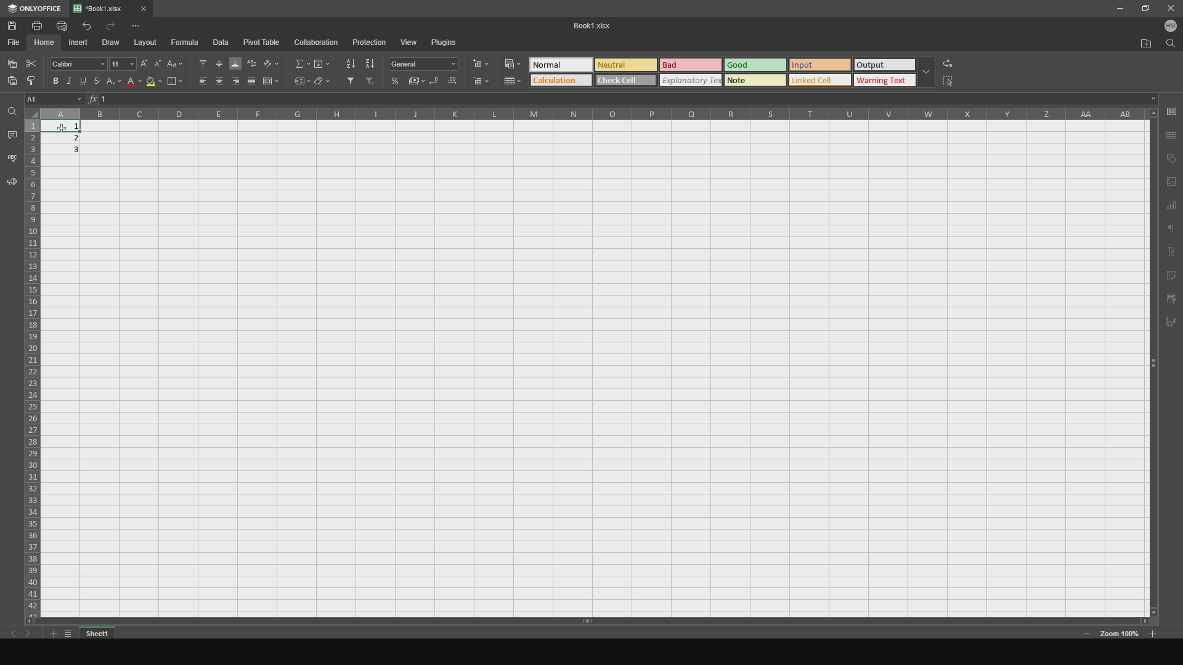  Describe the element at coordinates (100, 84) in the screenshot. I see `stricktrough` at that location.